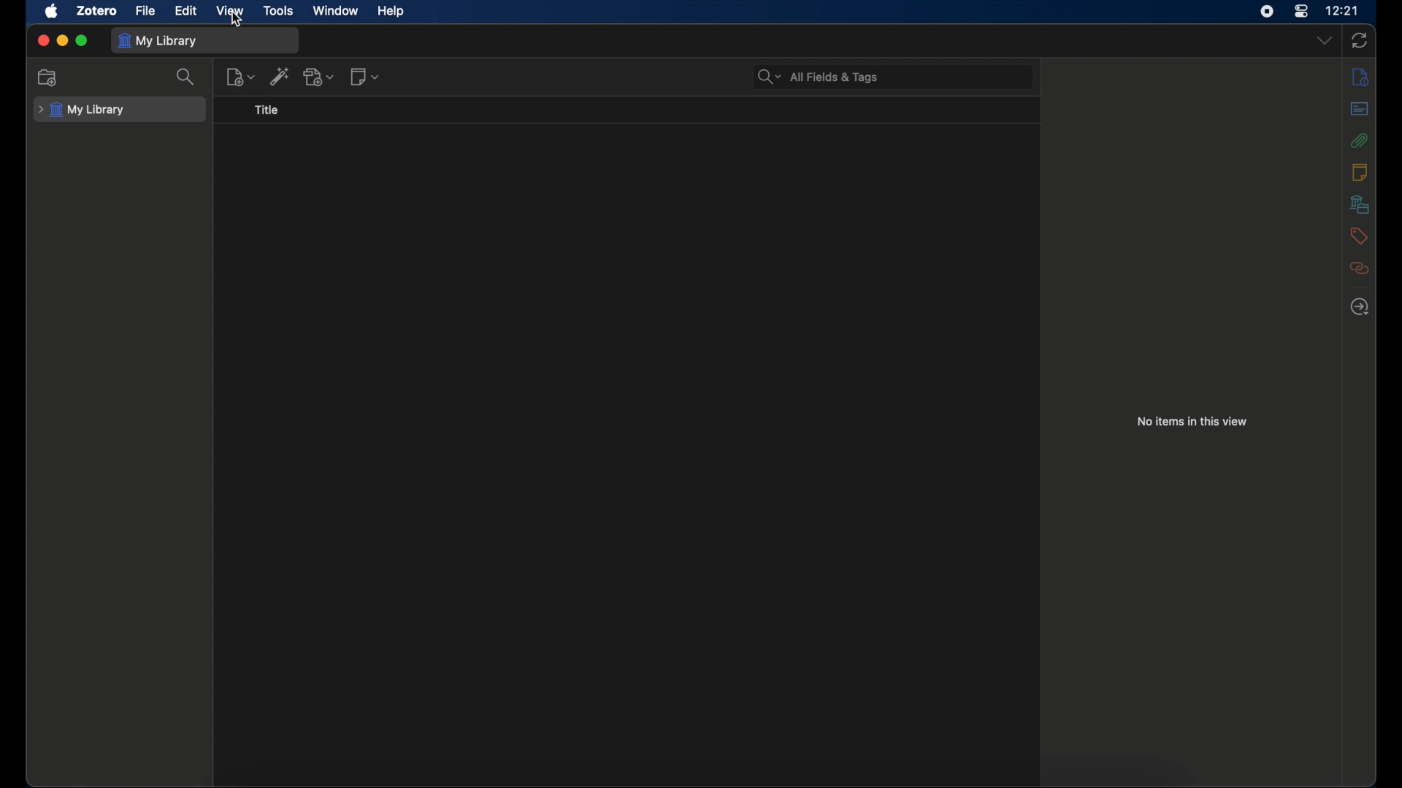  I want to click on search bar, so click(819, 77).